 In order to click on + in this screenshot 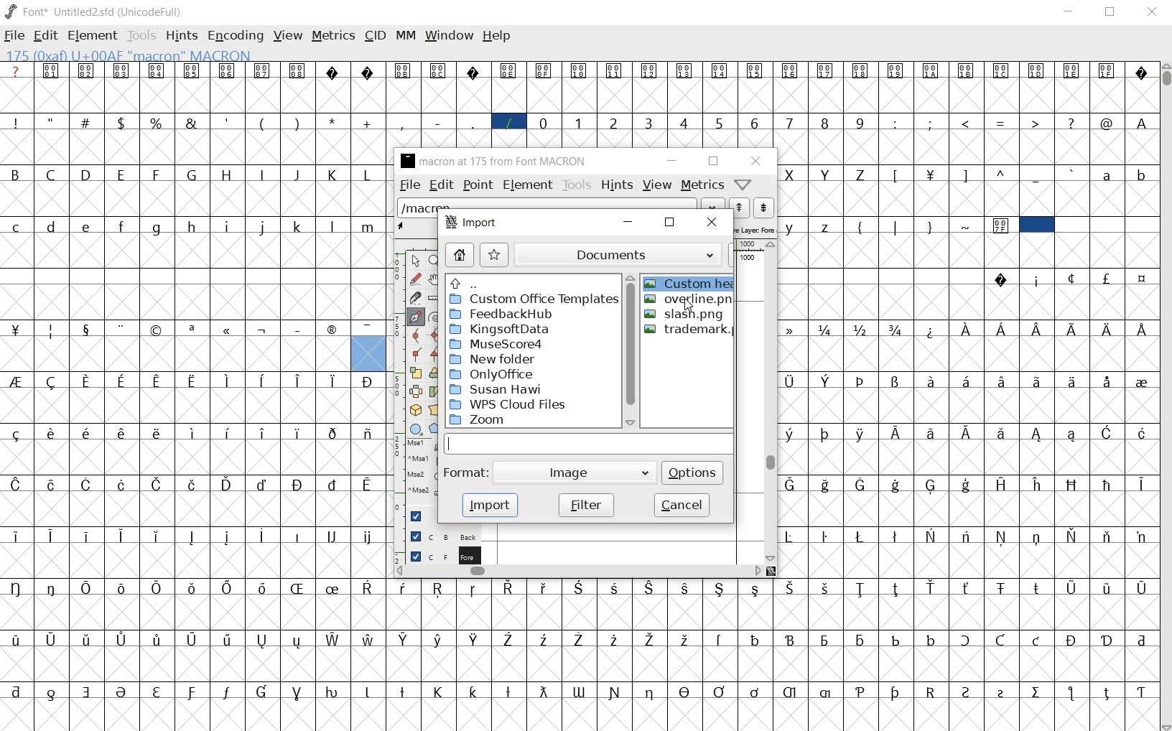, I will do `click(369, 122)`.